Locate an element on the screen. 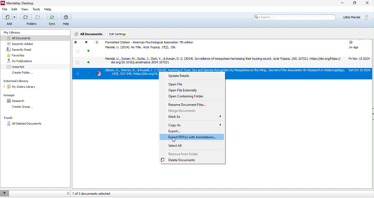 The height and width of the screenshot is (198, 374). edit settings is located at coordinates (119, 31).